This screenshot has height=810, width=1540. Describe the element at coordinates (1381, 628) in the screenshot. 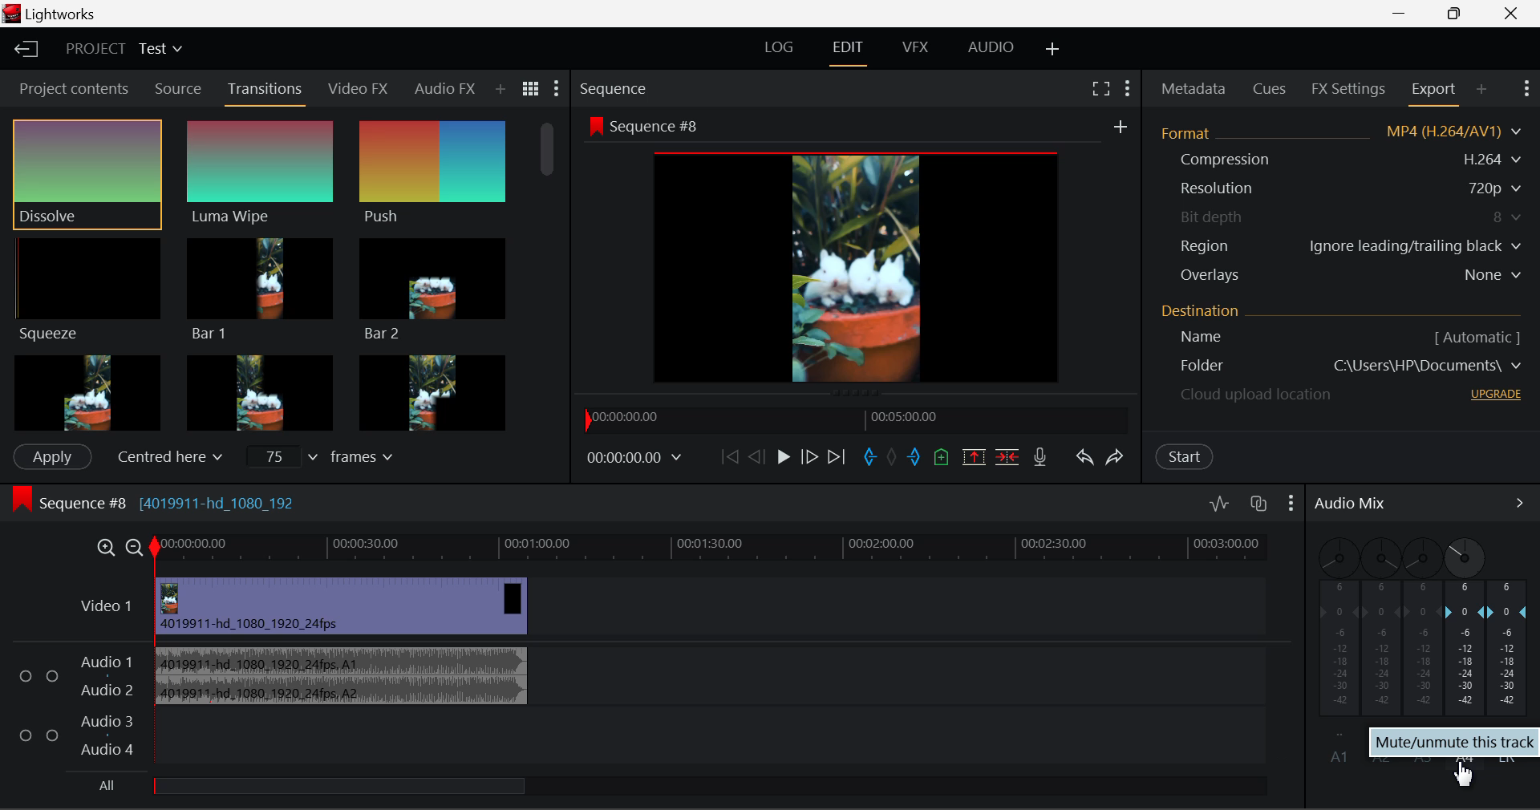

I see `A2 Disabled` at that location.